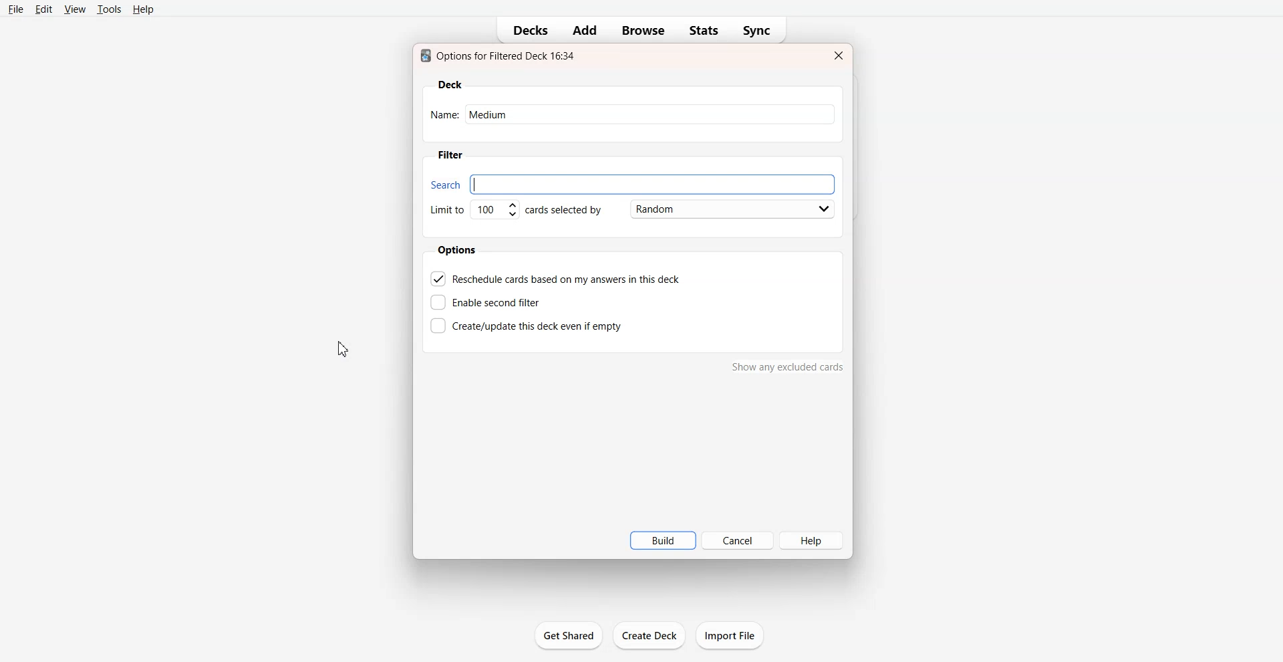  Describe the element at coordinates (737, 540) in the screenshot. I see `Cancel` at that location.